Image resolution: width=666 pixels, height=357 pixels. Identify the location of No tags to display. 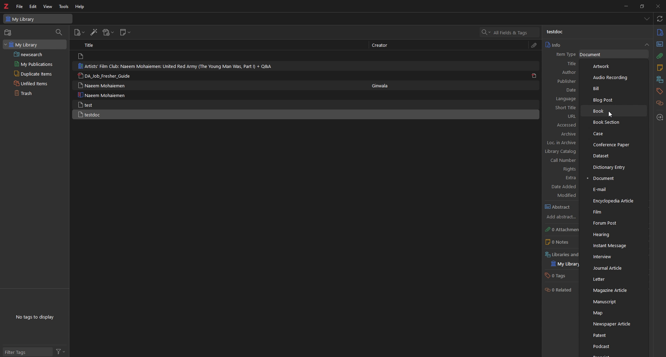
(36, 317).